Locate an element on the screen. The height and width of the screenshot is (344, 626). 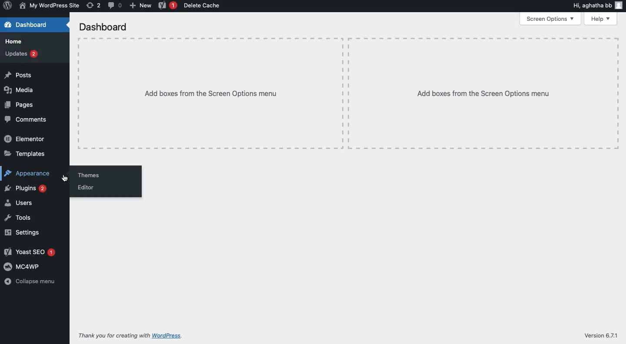
Version 6.71 is located at coordinates (601, 336).